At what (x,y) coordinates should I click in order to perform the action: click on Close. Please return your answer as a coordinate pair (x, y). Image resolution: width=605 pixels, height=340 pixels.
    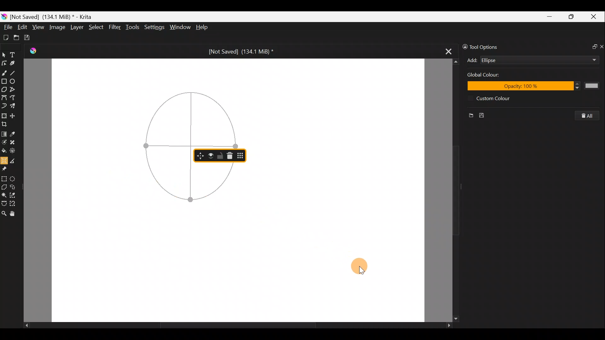
    Looking at the image, I should click on (595, 17).